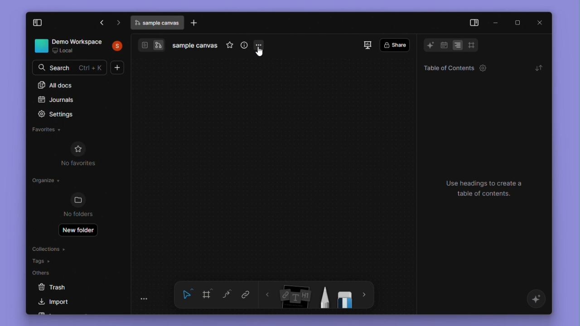 The height and width of the screenshot is (326, 580). I want to click on Place name and details, so click(80, 46).